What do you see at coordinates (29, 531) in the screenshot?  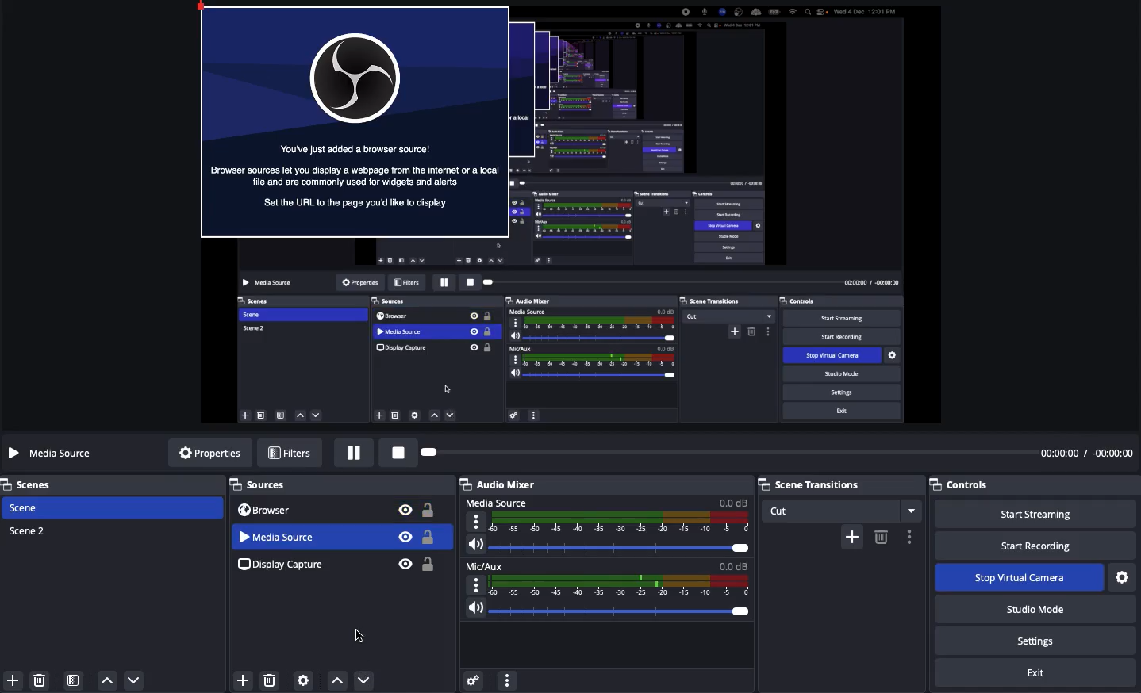 I see `Scene 2` at bounding box center [29, 531].